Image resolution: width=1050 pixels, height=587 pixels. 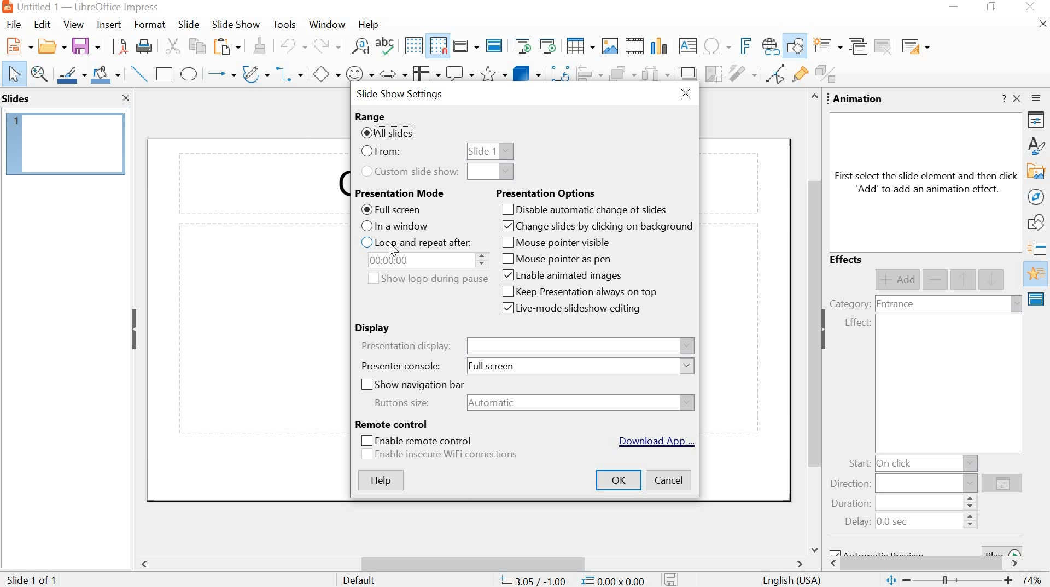 I want to click on insert menu, so click(x=108, y=25).